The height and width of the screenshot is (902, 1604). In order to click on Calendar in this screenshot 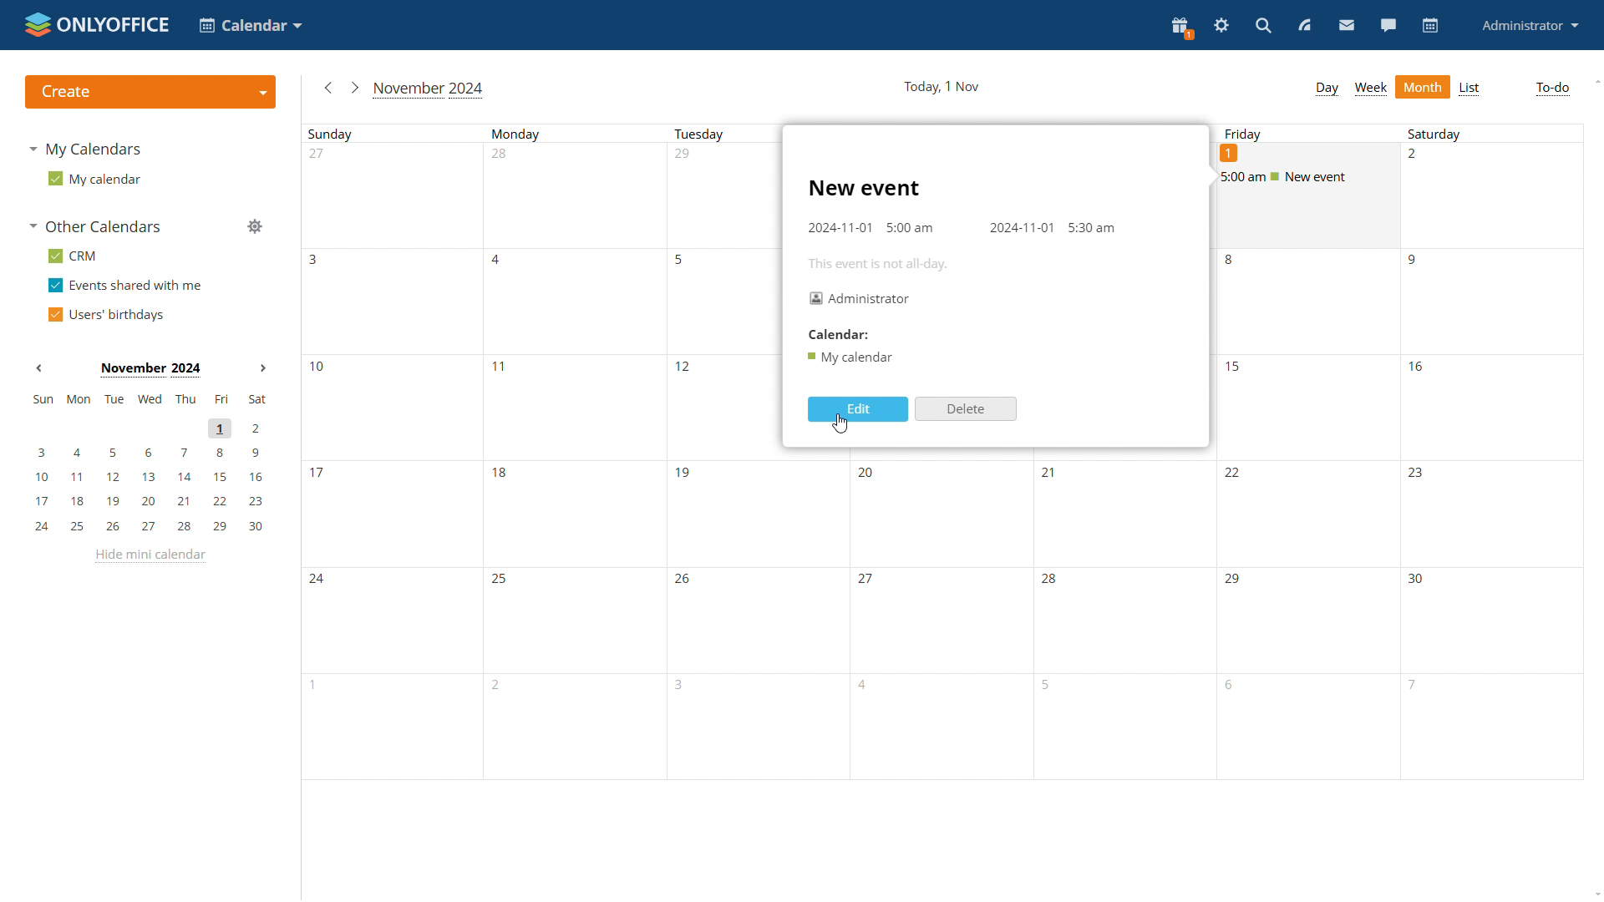, I will do `click(837, 334)`.